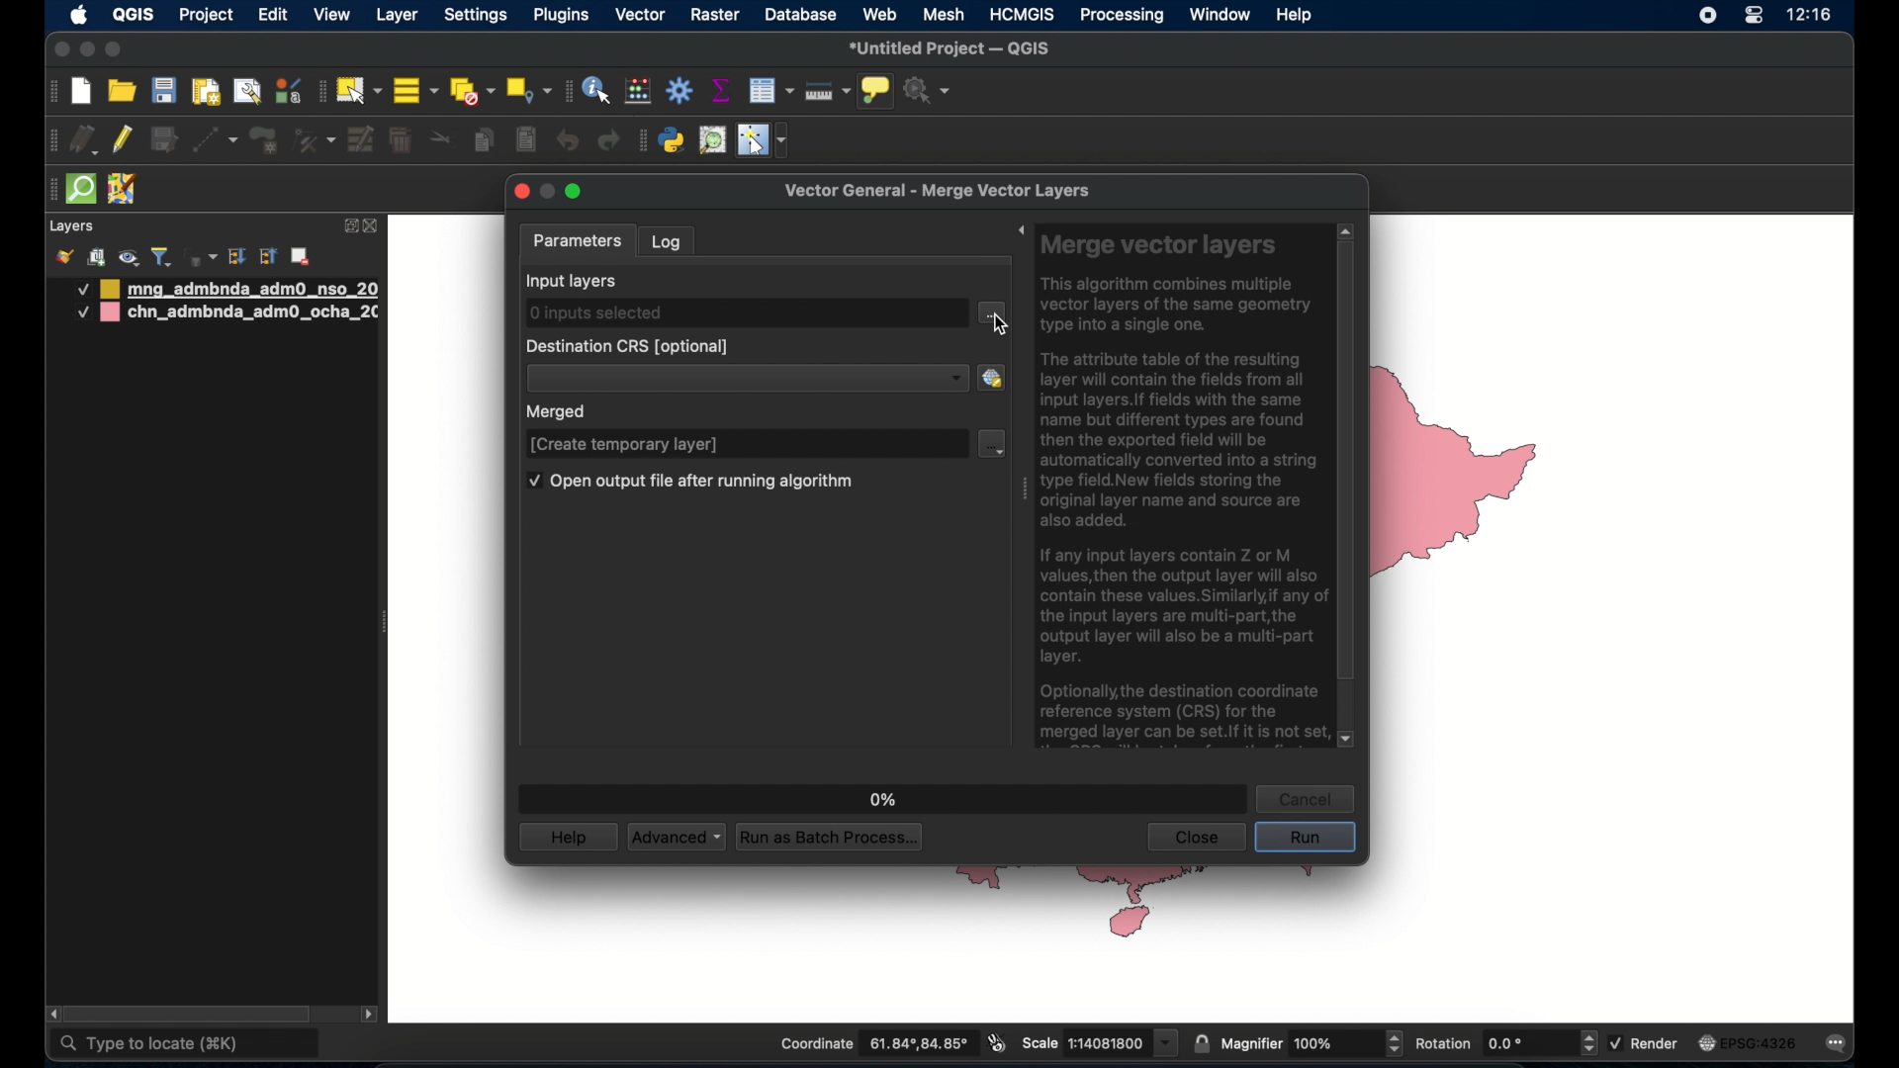 The height and width of the screenshot is (1068, 1899). I want to click on cursor, so click(1000, 328).